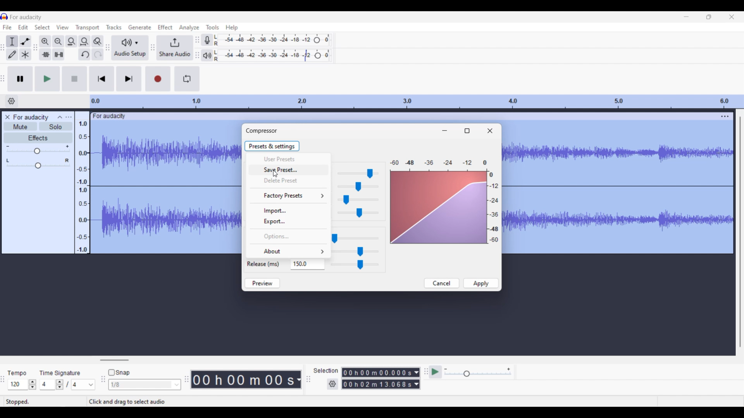 The image size is (744, 418). I want to click on Tracks menu , so click(114, 27).